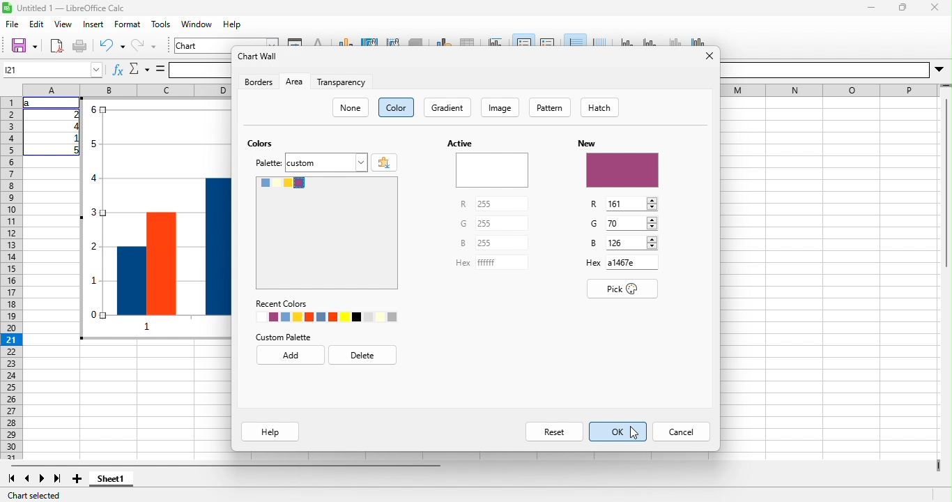  Describe the element at coordinates (550, 107) in the screenshot. I see `pattern` at that location.